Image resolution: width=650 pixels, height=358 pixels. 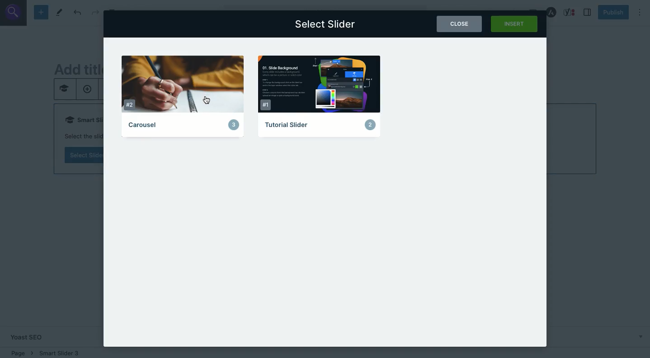 What do you see at coordinates (640, 12) in the screenshot?
I see `Options` at bounding box center [640, 12].